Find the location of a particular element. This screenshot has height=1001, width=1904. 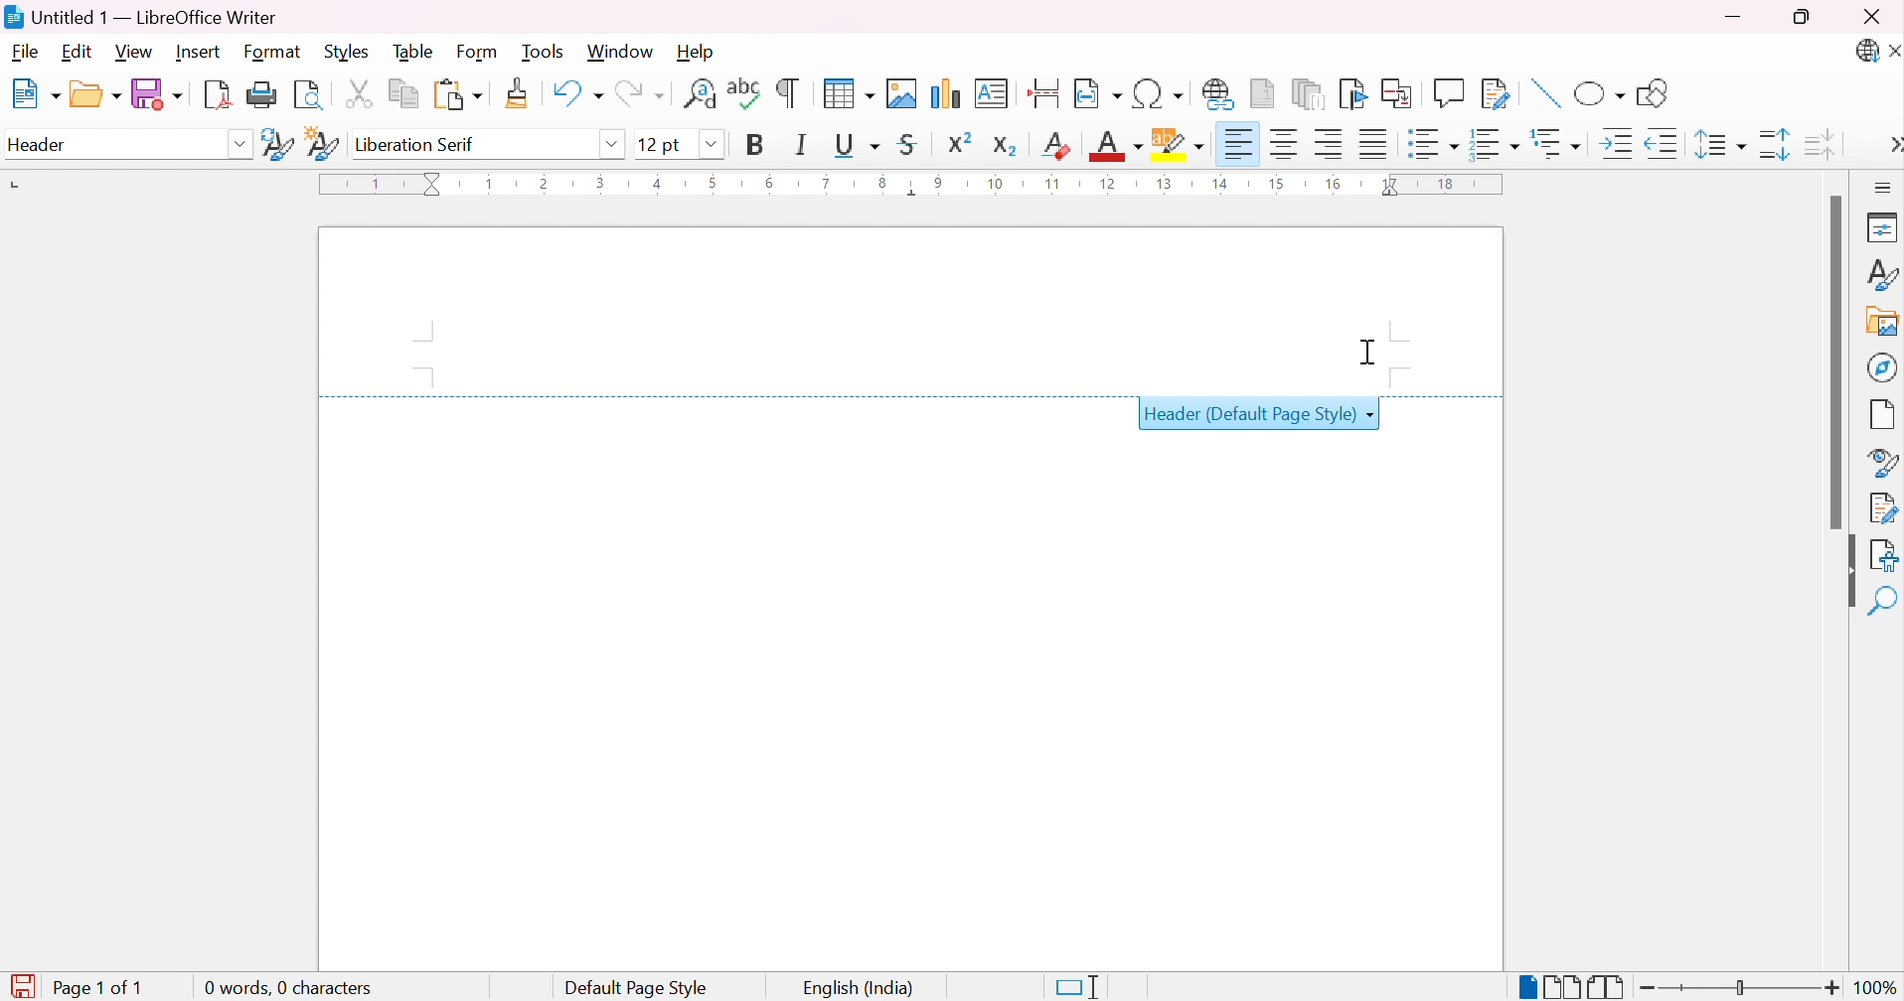

Minimize is located at coordinates (1732, 16).